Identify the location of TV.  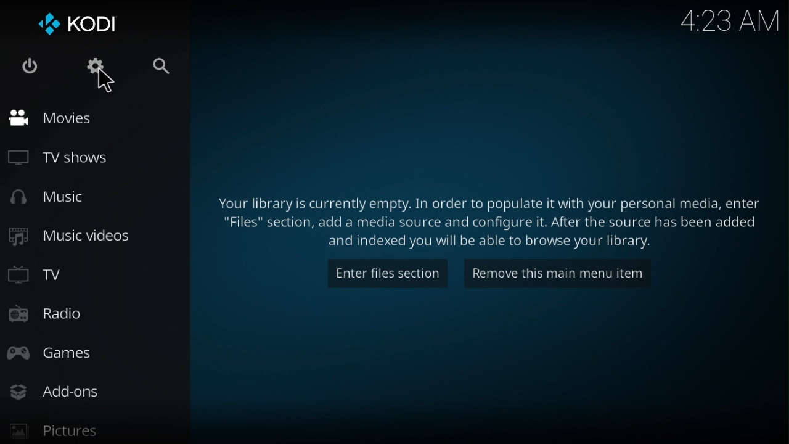
(56, 275).